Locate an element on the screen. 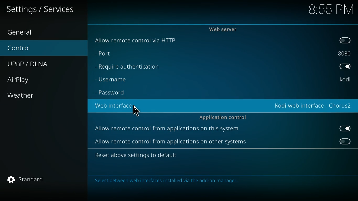 This screenshot has height=201, width=358. port is located at coordinates (111, 54).